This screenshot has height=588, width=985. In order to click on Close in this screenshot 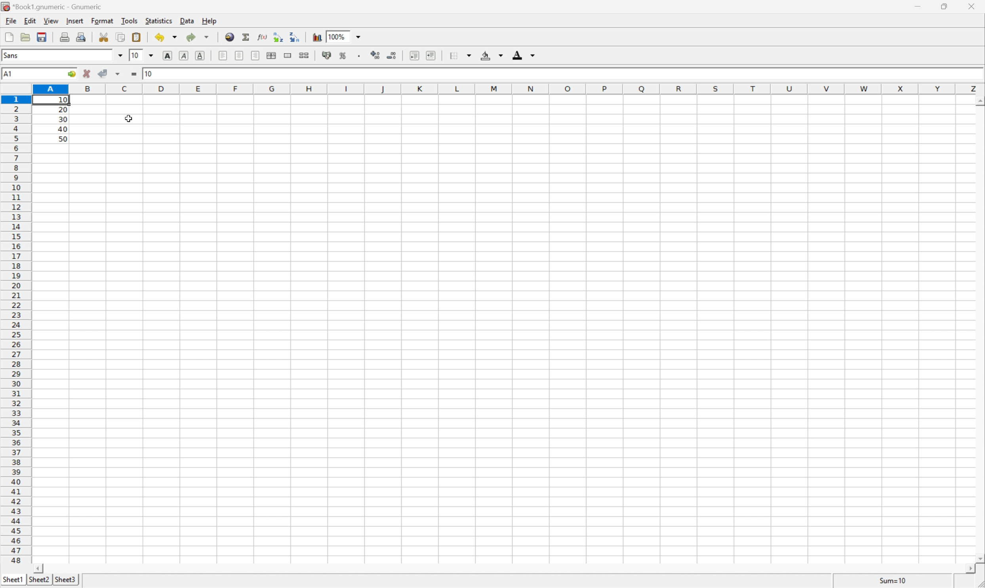, I will do `click(971, 6)`.